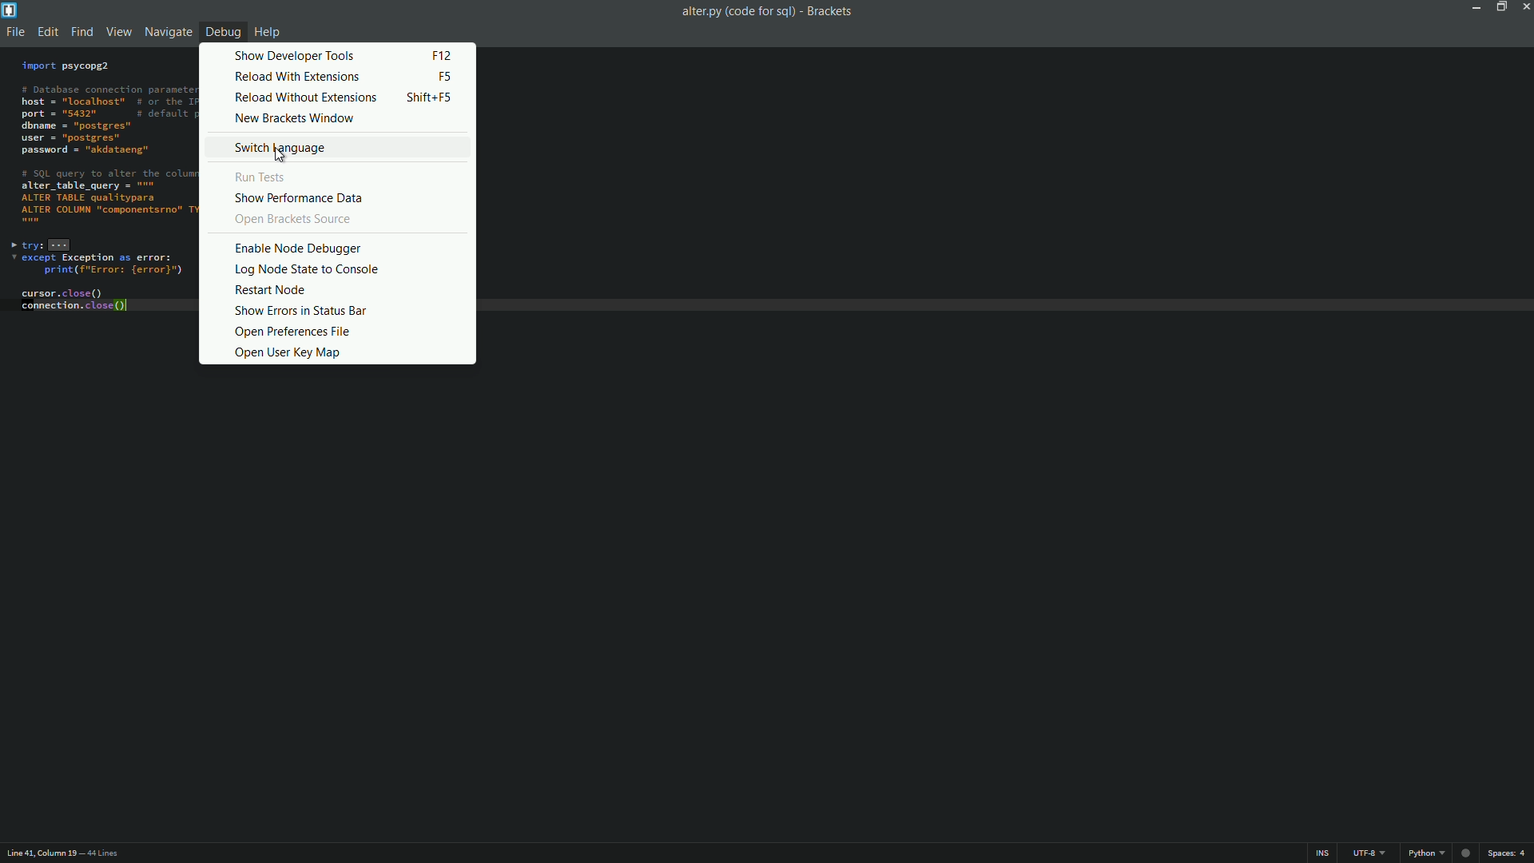  Describe the element at coordinates (304, 247) in the screenshot. I see `` at that location.